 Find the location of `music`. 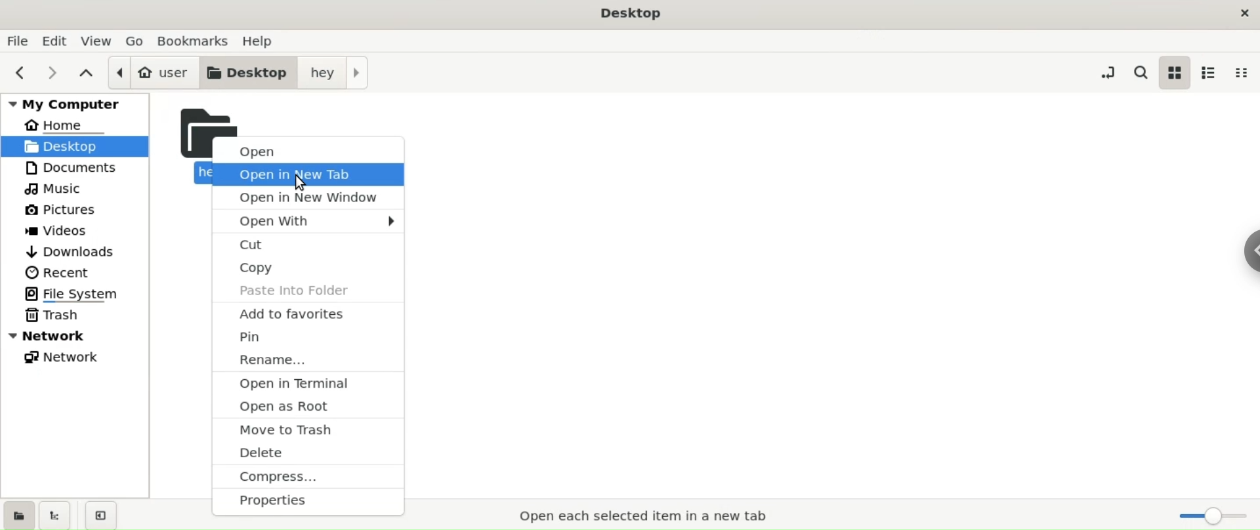

music is located at coordinates (80, 189).